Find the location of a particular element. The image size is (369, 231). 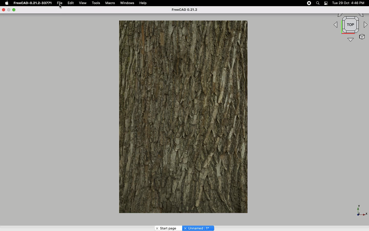

Search is located at coordinates (318, 3).